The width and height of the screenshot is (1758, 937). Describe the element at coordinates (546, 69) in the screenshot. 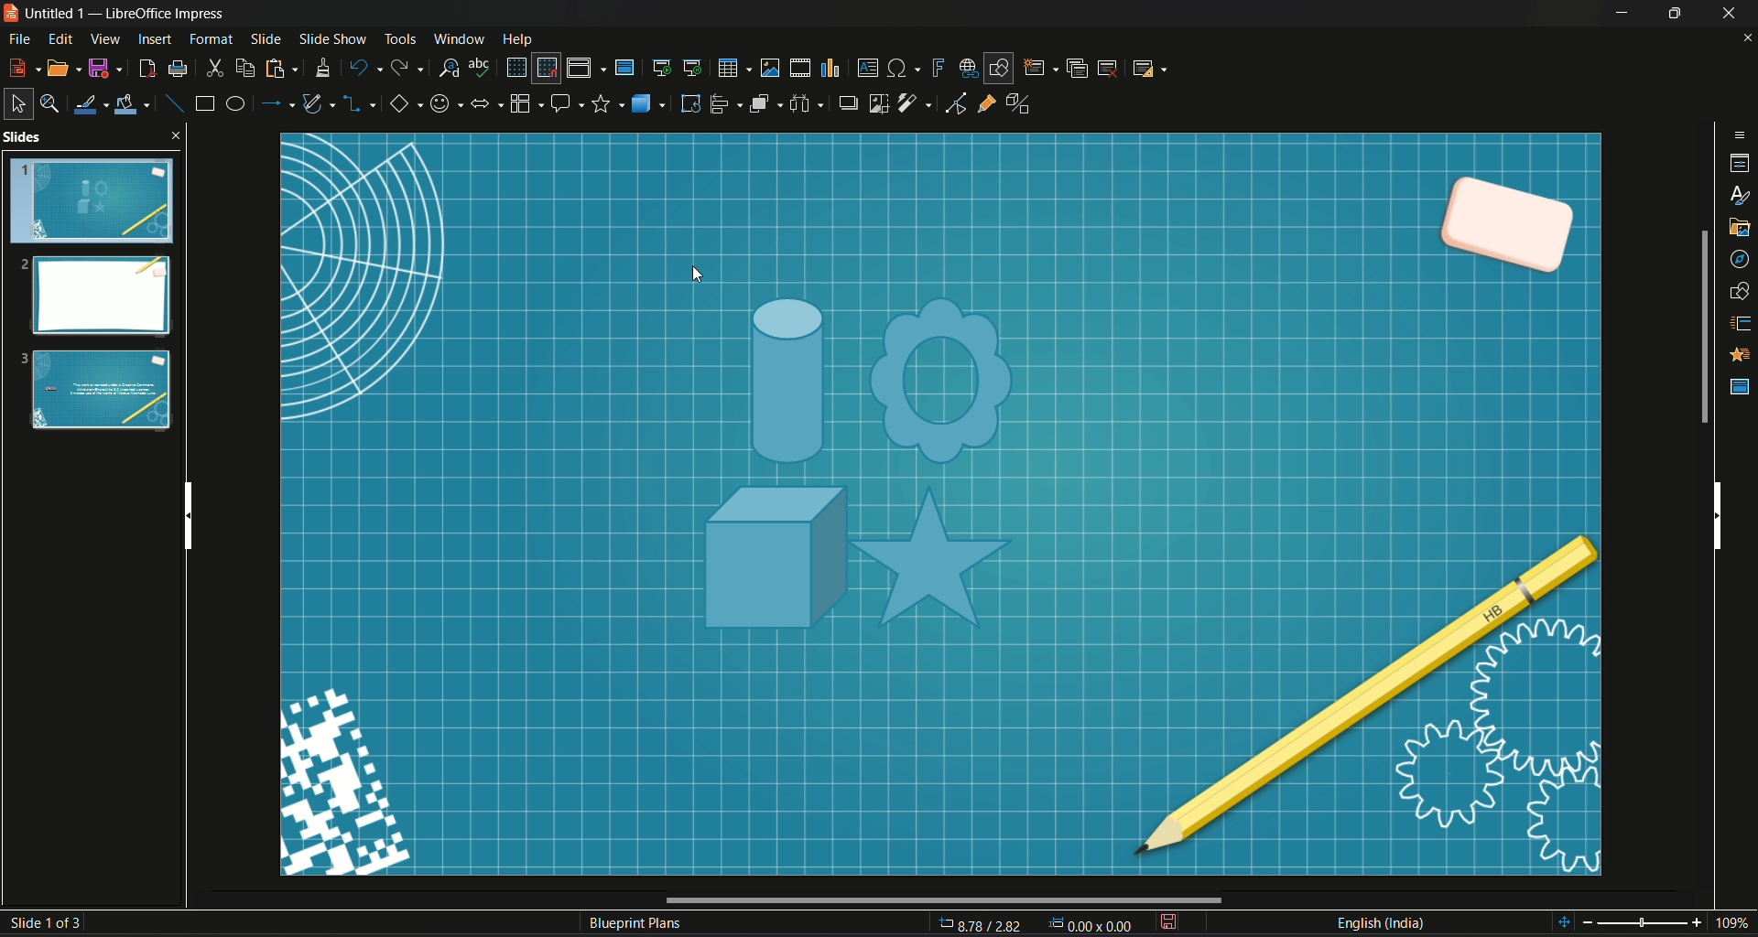

I see `snap to grid` at that location.